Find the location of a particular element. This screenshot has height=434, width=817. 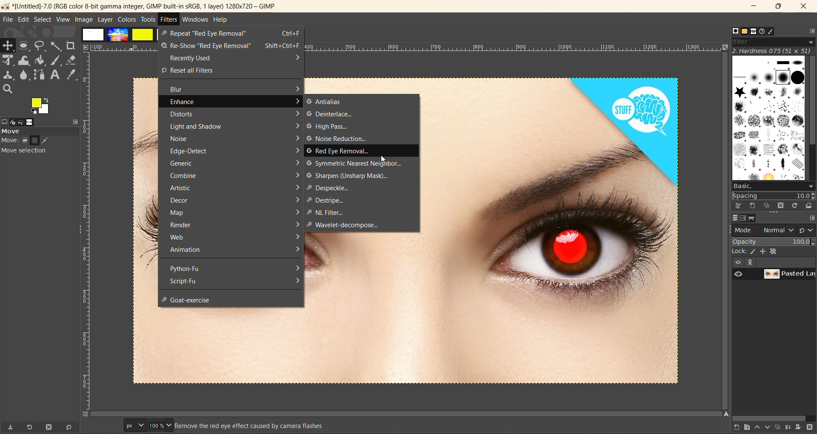

device status, undo history is located at coordinates (18, 122).